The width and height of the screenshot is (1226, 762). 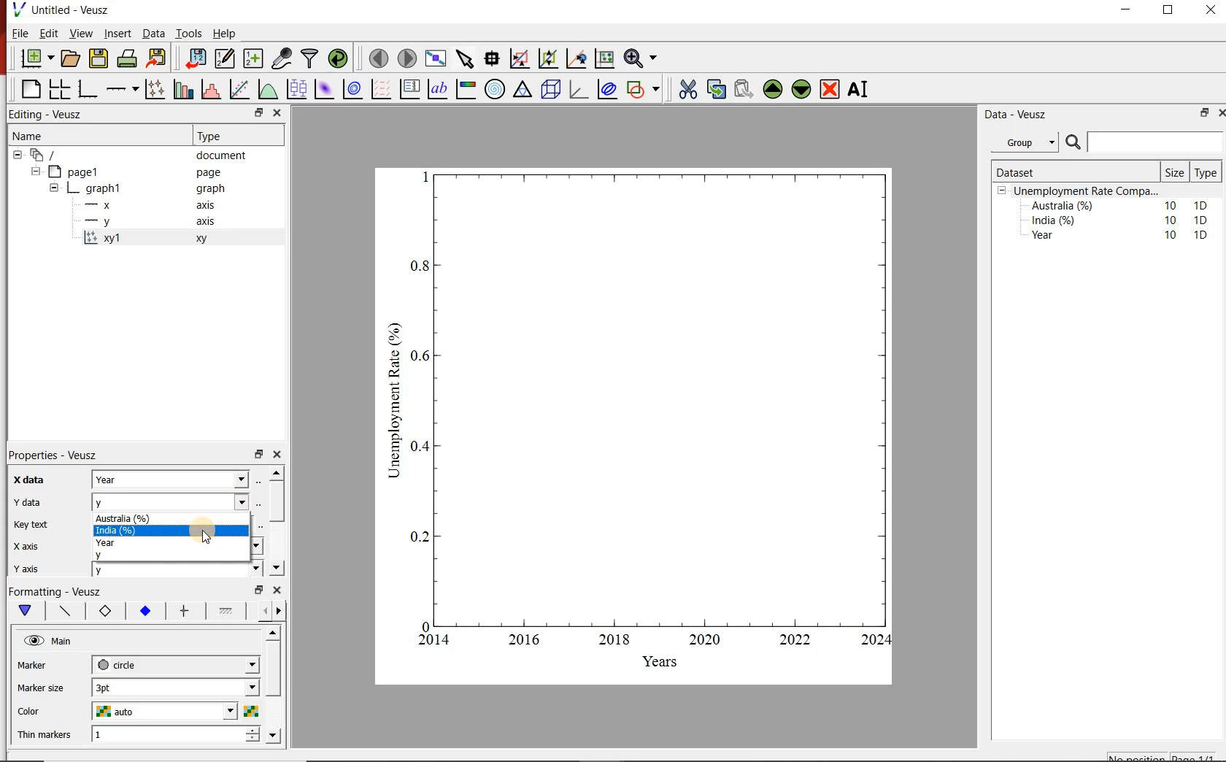 I want to click on x axis, so click(x=156, y=204).